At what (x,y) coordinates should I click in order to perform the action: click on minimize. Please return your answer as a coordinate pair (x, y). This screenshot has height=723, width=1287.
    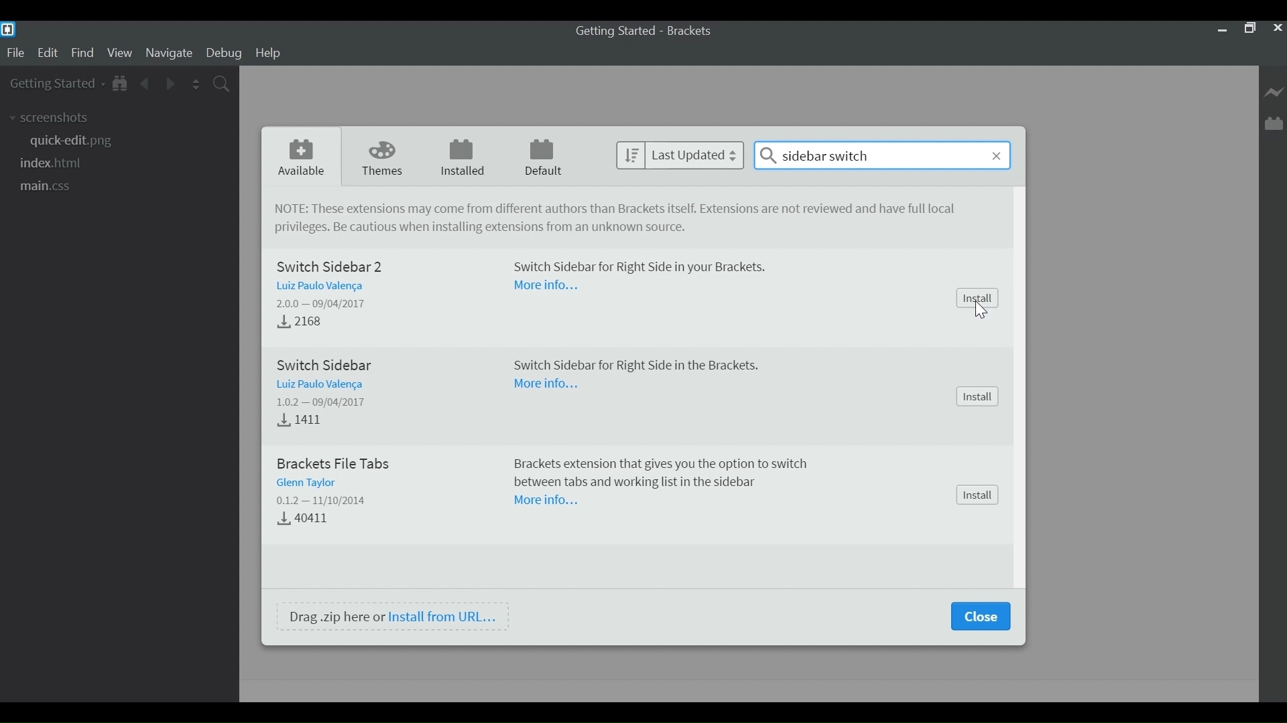
    Looking at the image, I should click on (1221, 29).